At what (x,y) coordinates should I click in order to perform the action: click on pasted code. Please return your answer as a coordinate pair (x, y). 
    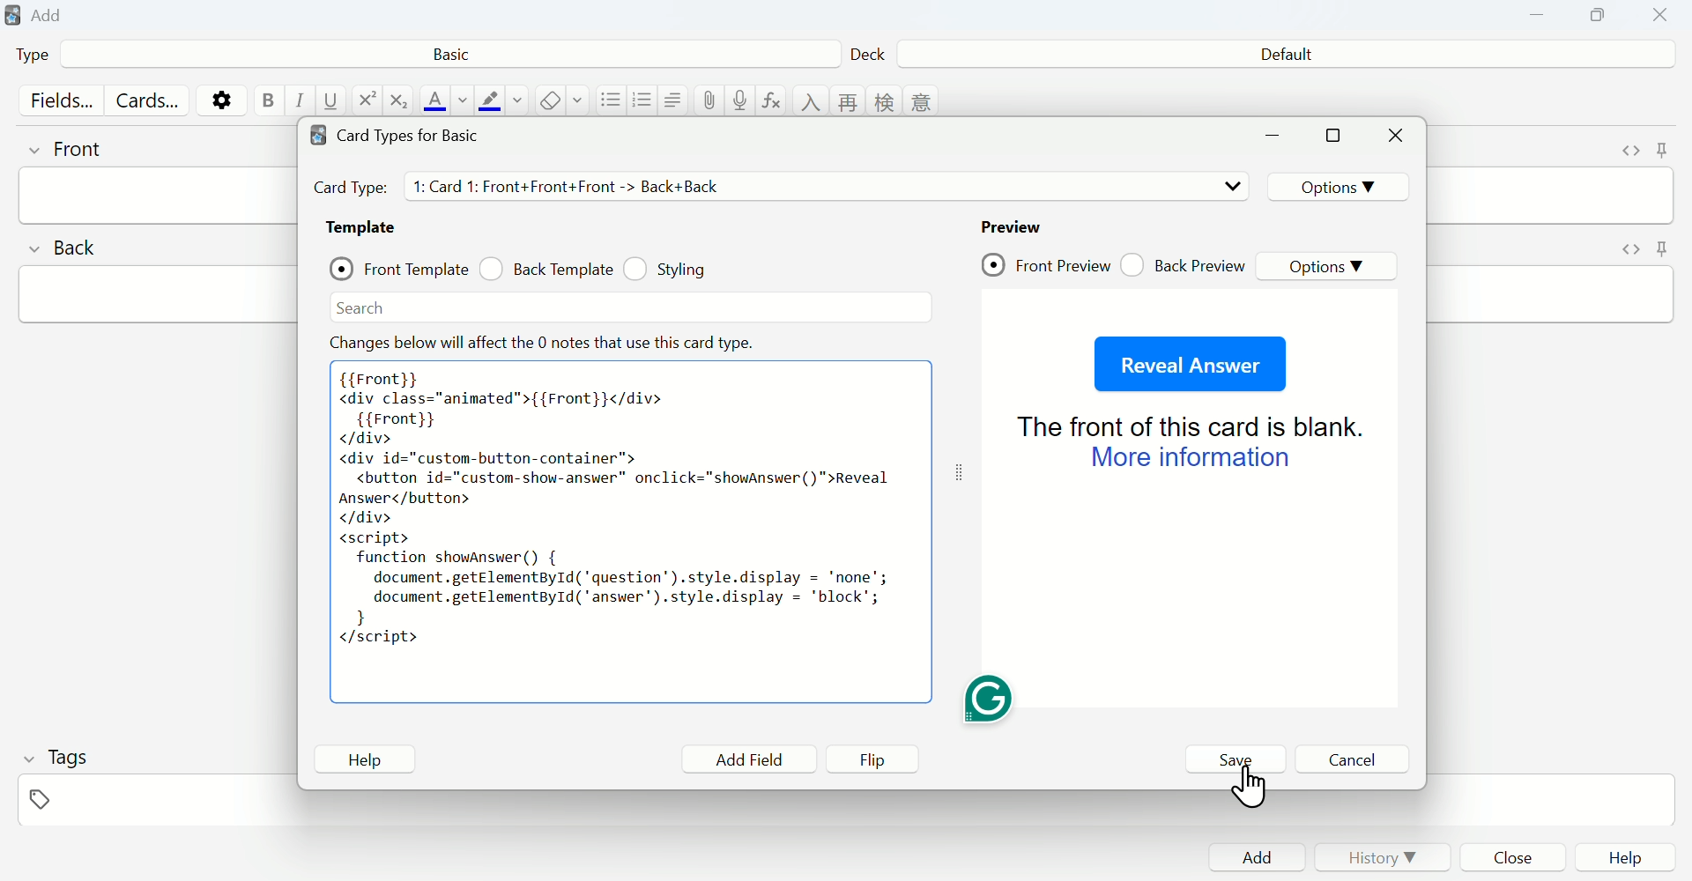
    Looking at the image, I should click on (629, 532).